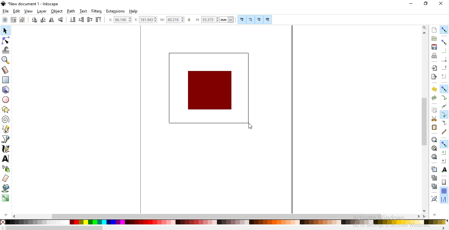  Describe the element at coordinates (434, 139) in the screenshot. I see `zoom to fit selection` at that location.